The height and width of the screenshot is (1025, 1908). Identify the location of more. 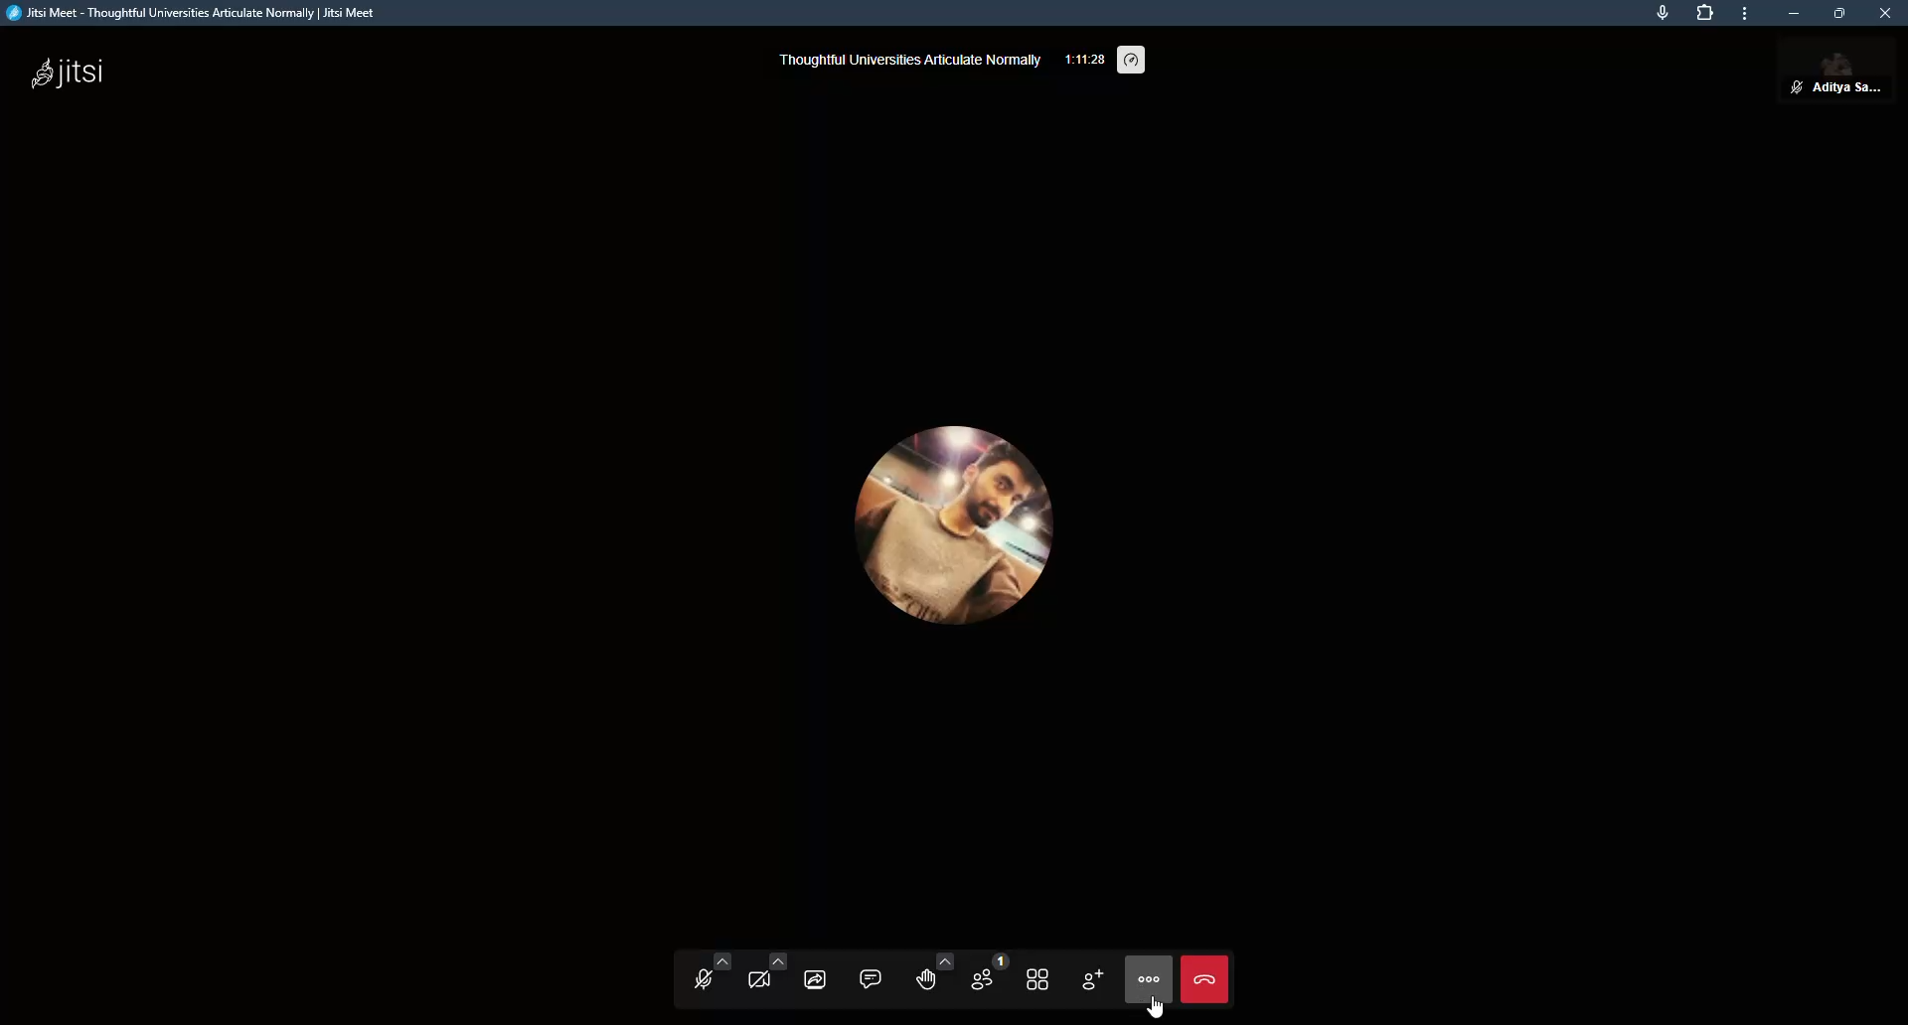
(1743, 17).